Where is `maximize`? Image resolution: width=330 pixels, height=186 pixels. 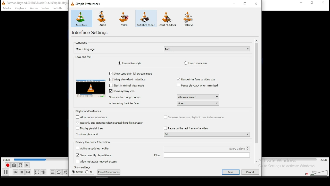
maximize is located at coordinates (245, 3).